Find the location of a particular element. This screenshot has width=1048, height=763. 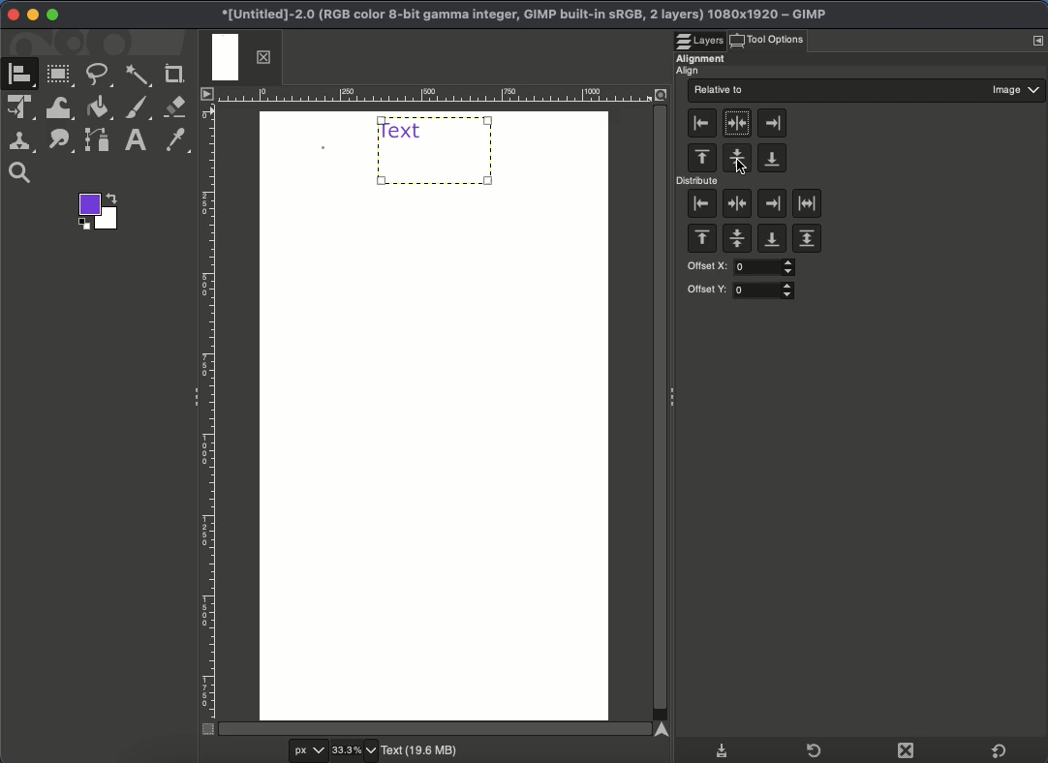

Align to the bottom is located at coordinates (770, 159).